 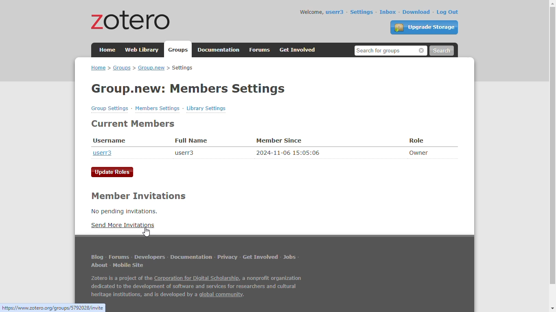 What do you see at coordinates (391, 50) in the screenshot?
I see `search for people` at bounding box center [391, 50].